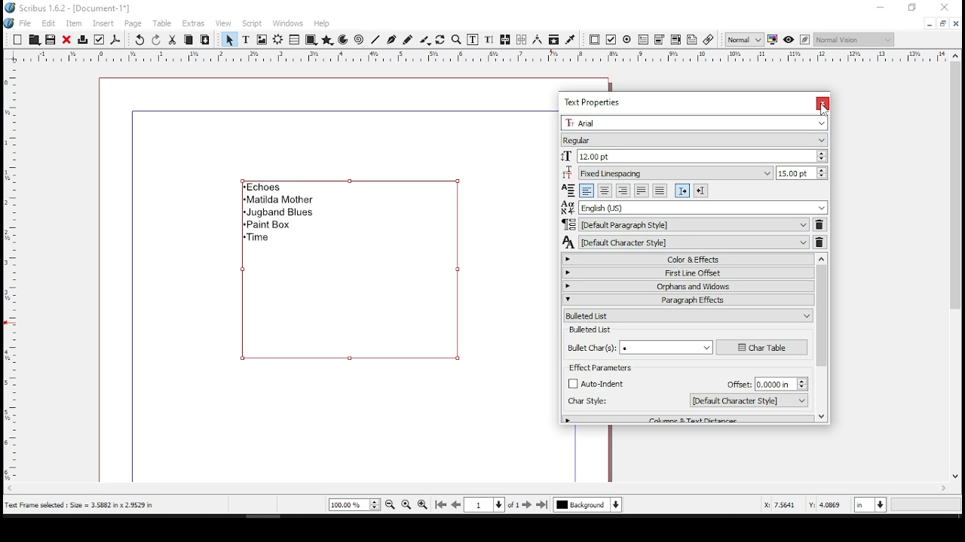  What do you see at coordinates (294, 40) in the screenshot?
I see `table` at bounding box center [294, 40].